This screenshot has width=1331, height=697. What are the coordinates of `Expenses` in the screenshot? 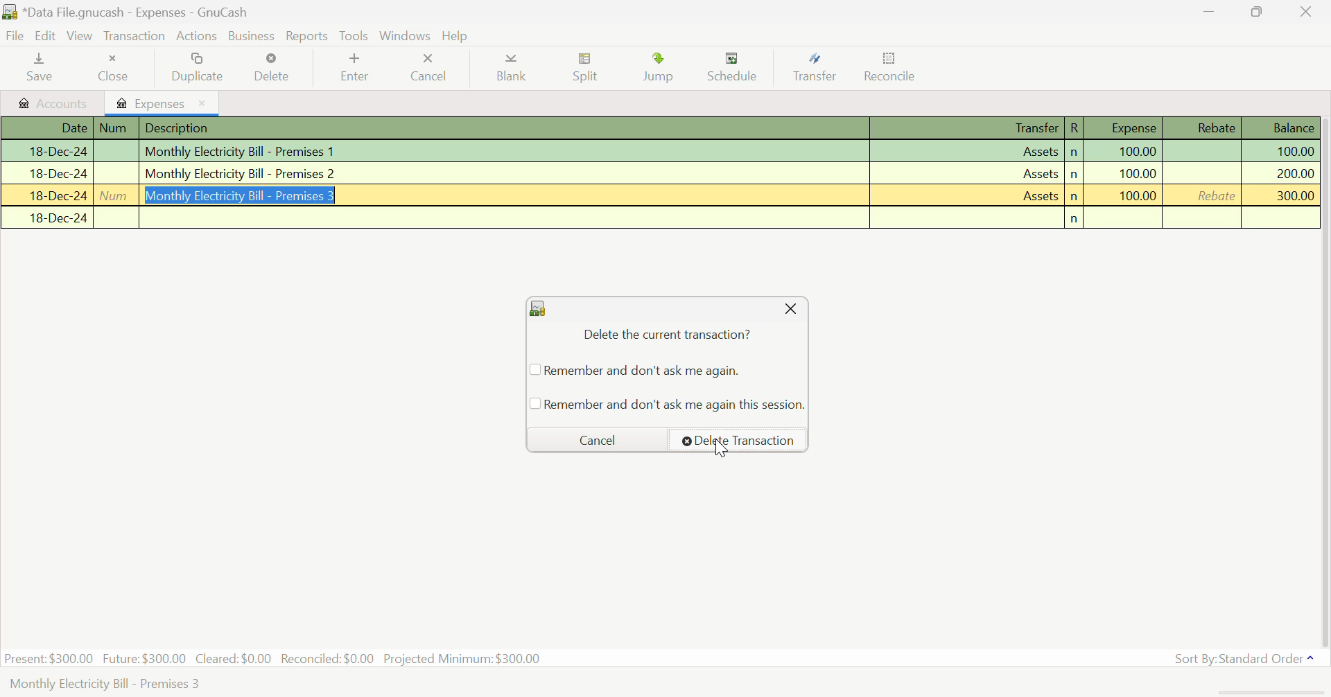 It's located at (163, 103).